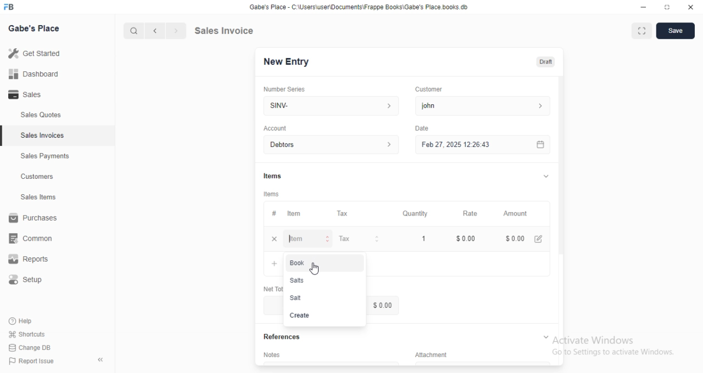 The image size is (703, 373). Describe the element at coordinates (37, 177) in the screenshot. I see `Customers` at that location.